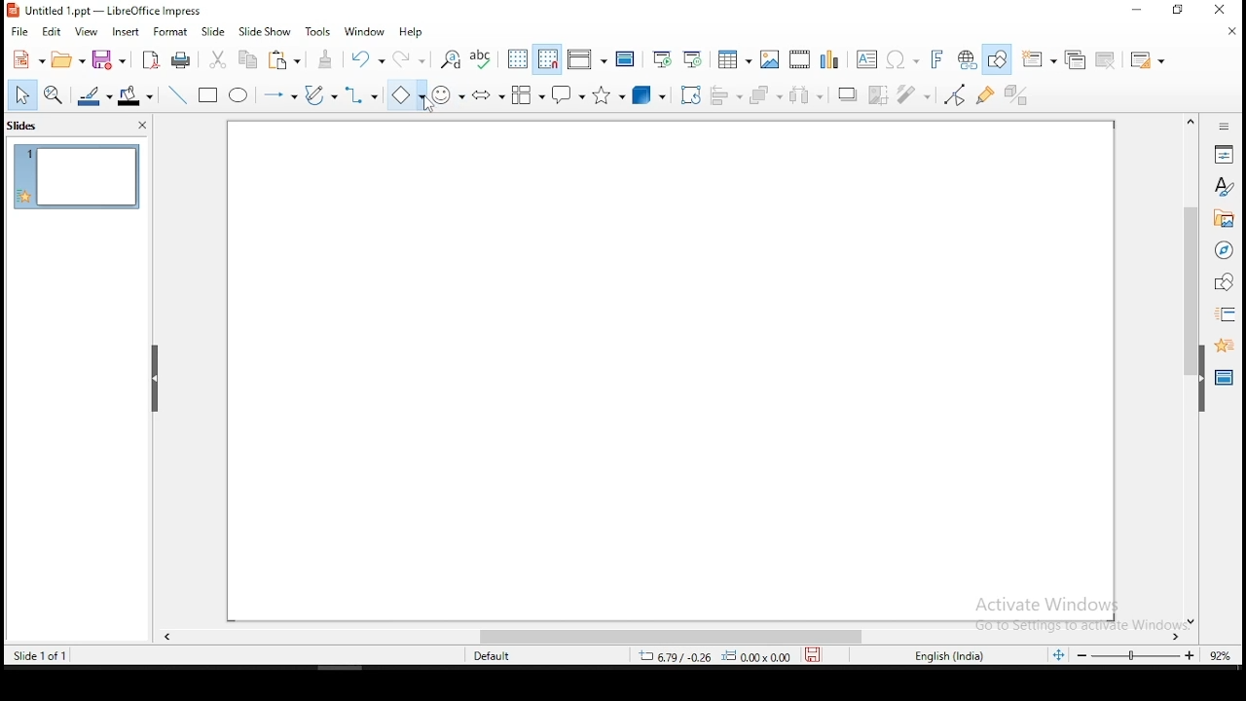 This screenshot has height=701, width=1246. I want to click on align objects, so click(725, 96).